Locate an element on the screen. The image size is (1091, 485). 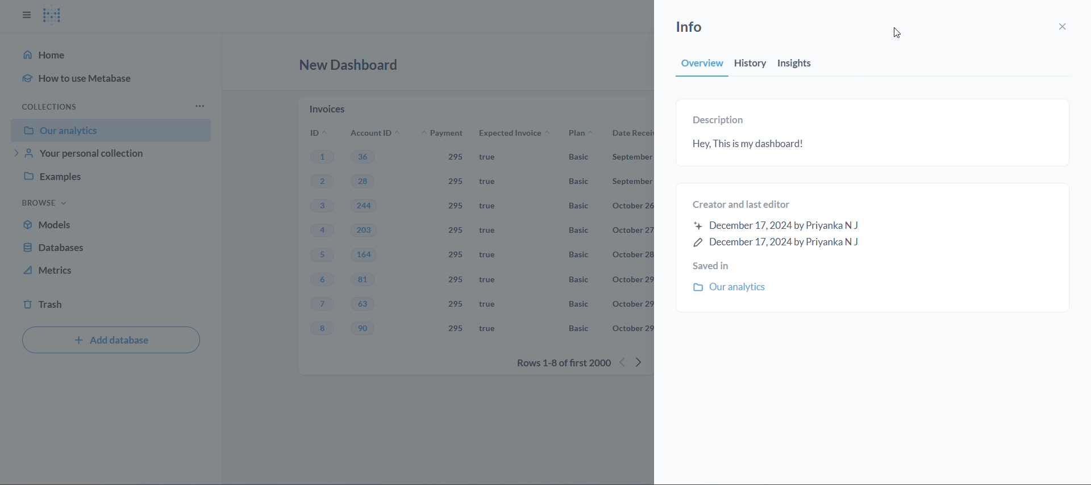
logo is located at coordinates (51, 16).